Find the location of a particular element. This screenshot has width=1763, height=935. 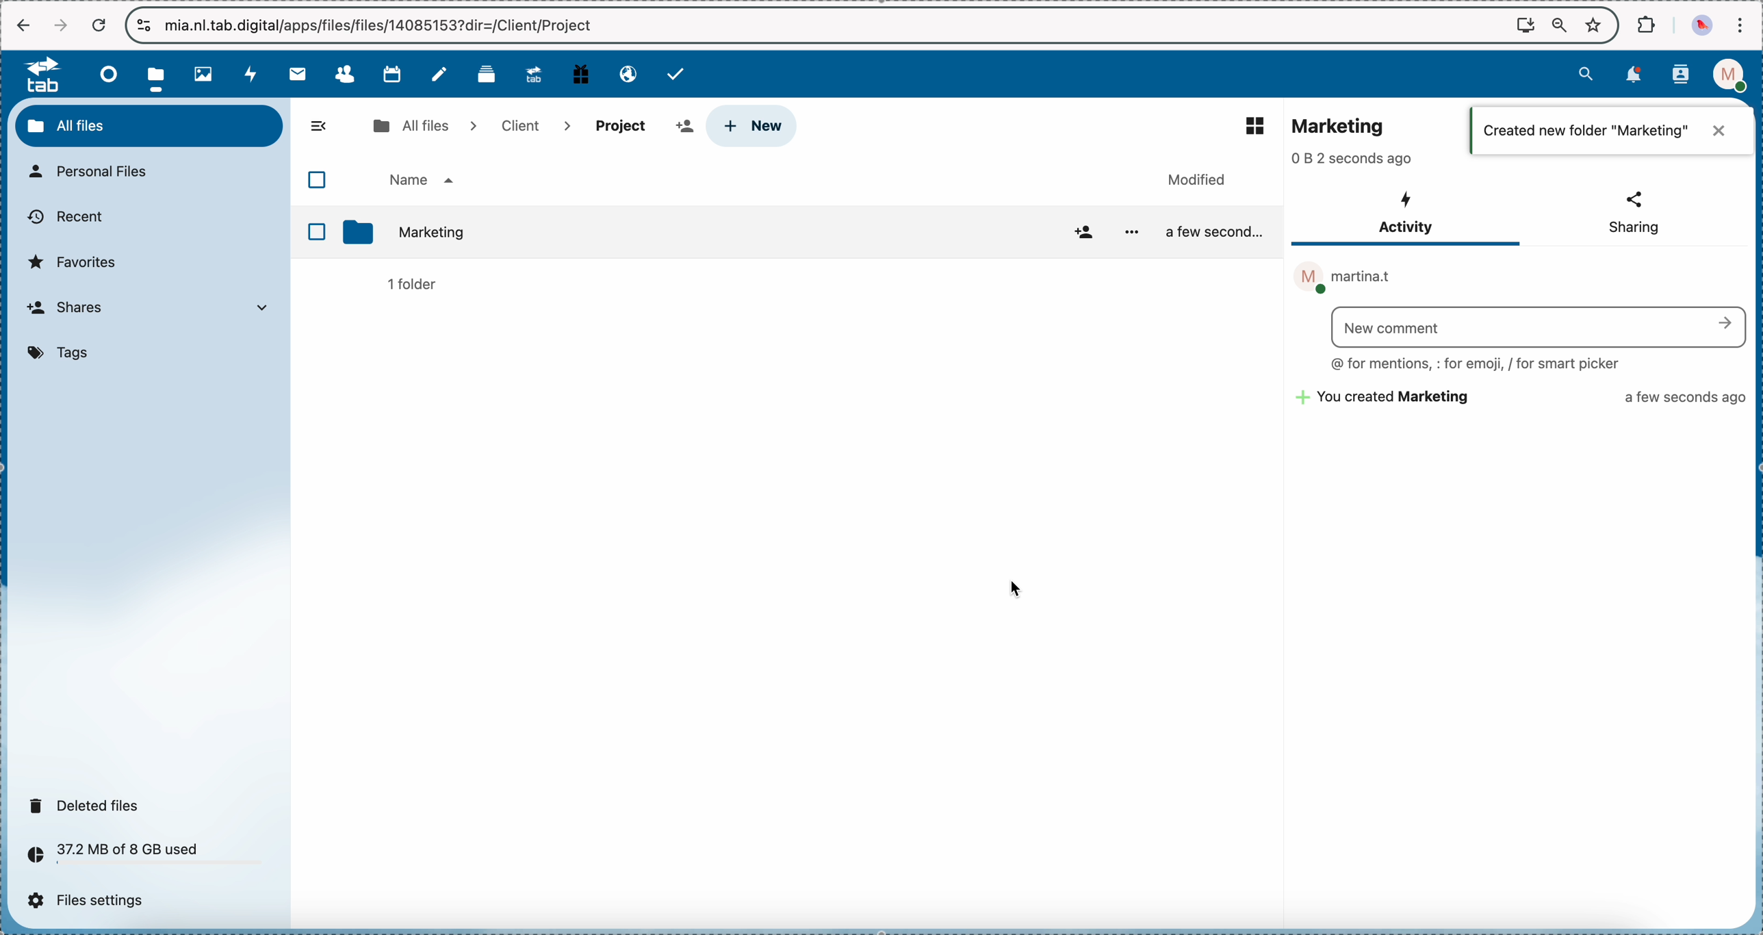

seconds ago is located at coordinates (1350, 162).